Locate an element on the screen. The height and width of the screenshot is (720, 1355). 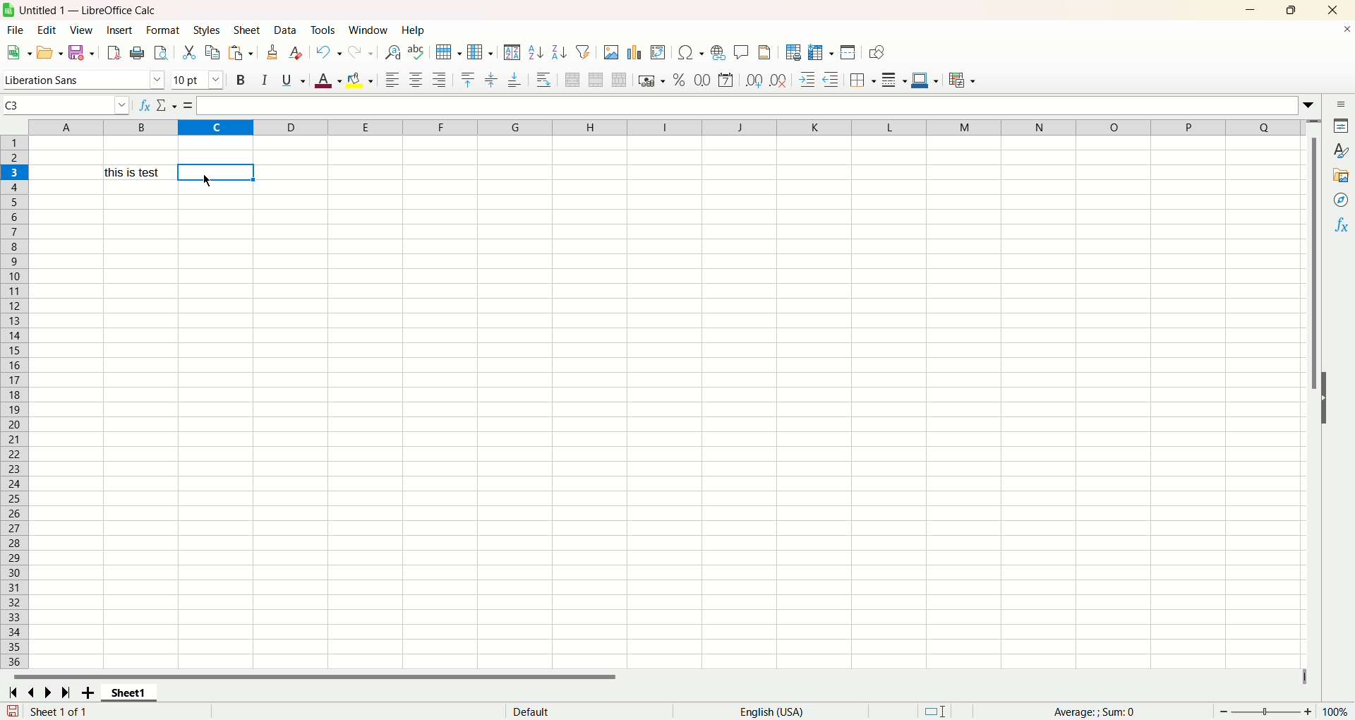
sheet is located at coordinates (248, 31).